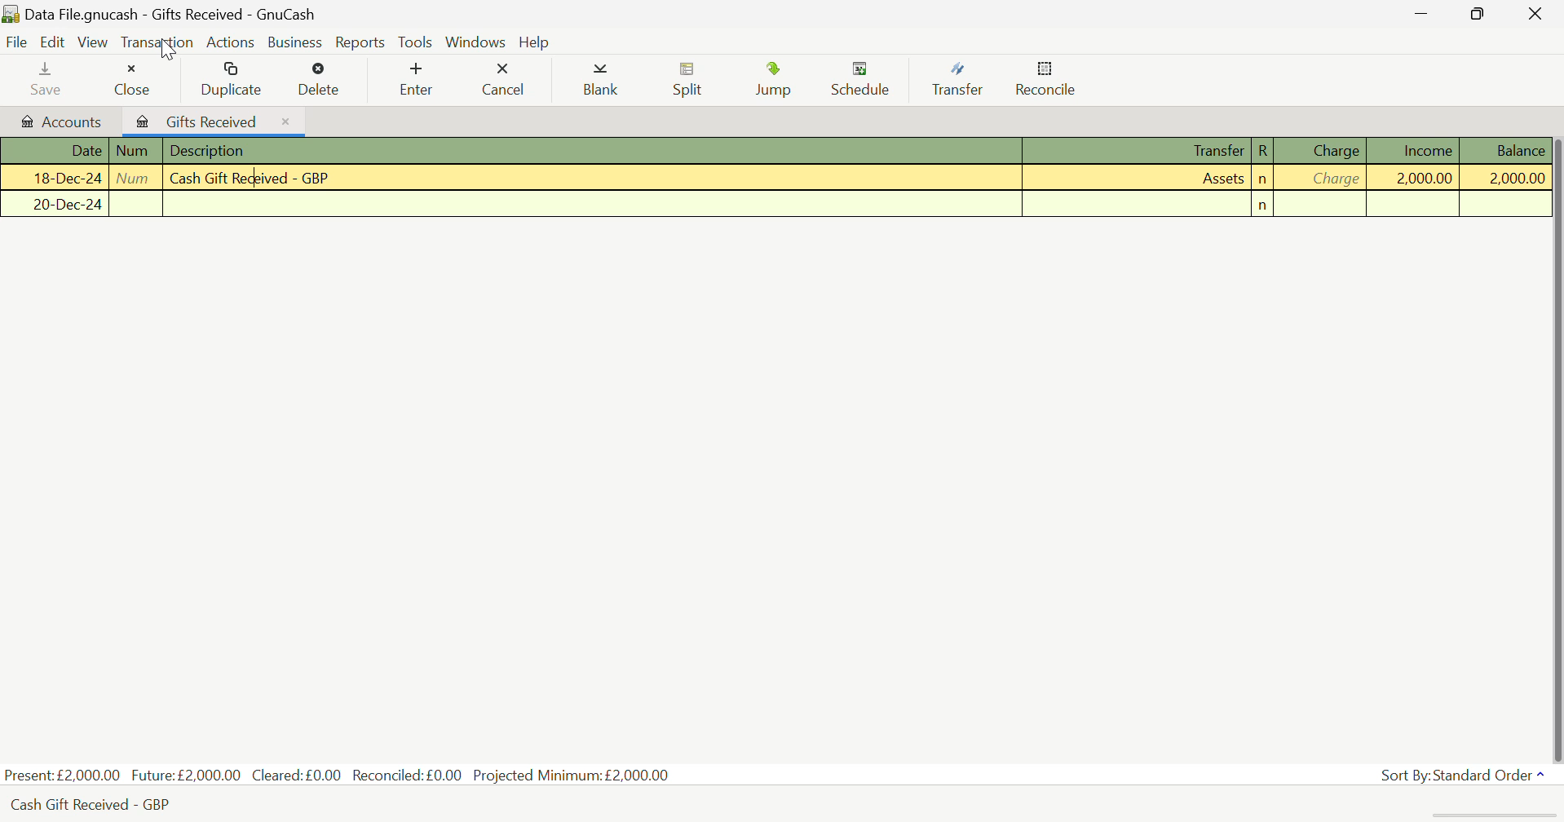 This screenshot has width=1564, height=822. Describe the element at coordinates (55, 205) in the screenshot. I see `Date` at that location.